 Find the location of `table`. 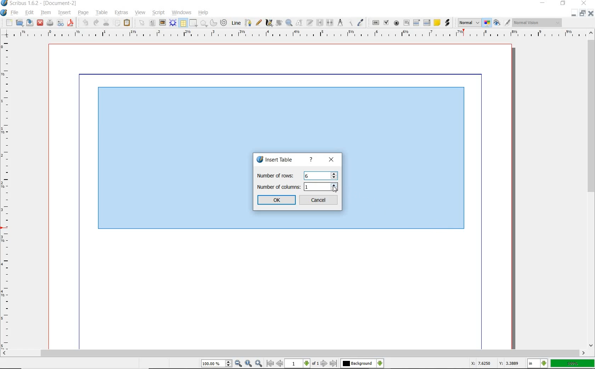

table is located at coordinates (183, 23).